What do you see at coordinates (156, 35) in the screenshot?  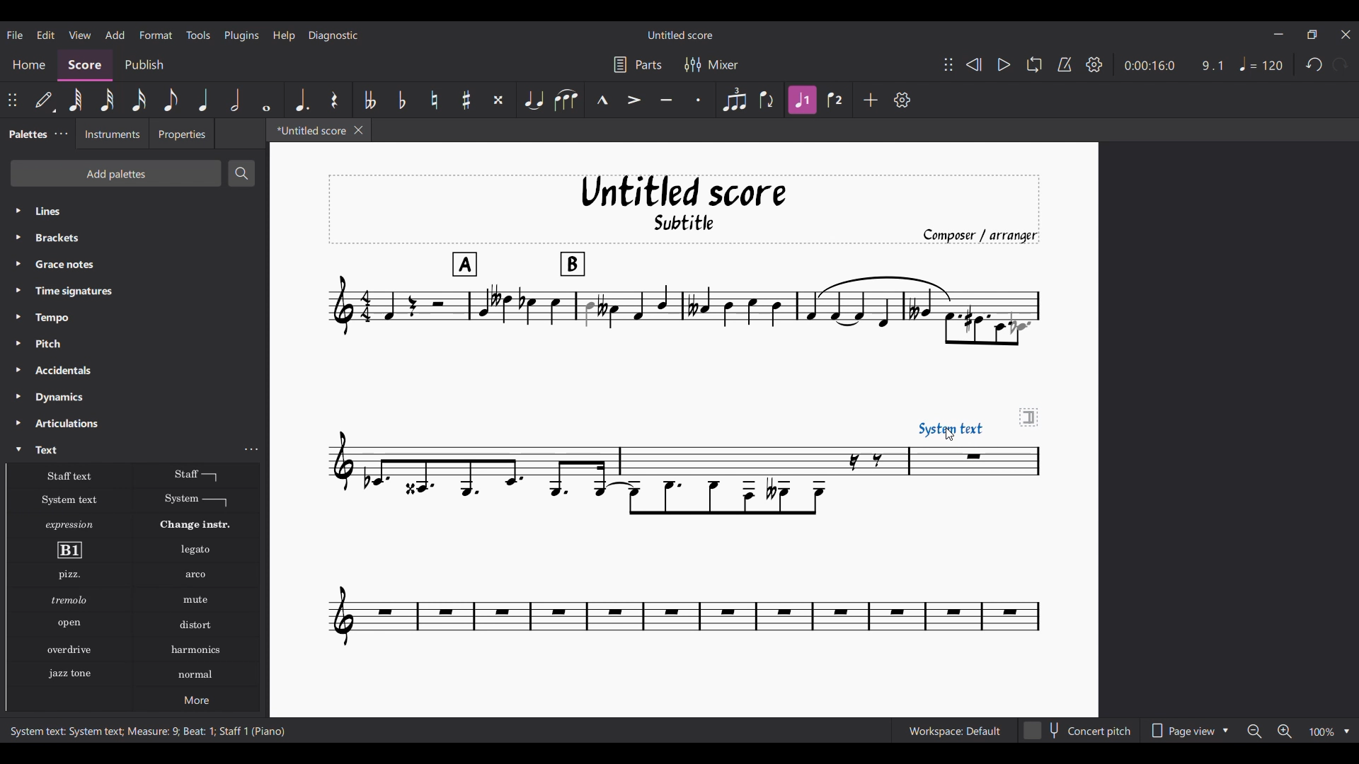 I see `Format menu` at bounding box center [156, 35].